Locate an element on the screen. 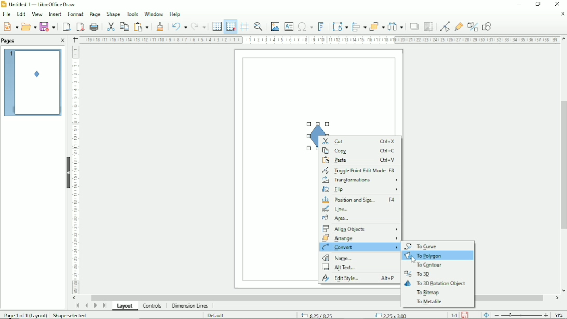  Format is located at coordinates (74, 14).